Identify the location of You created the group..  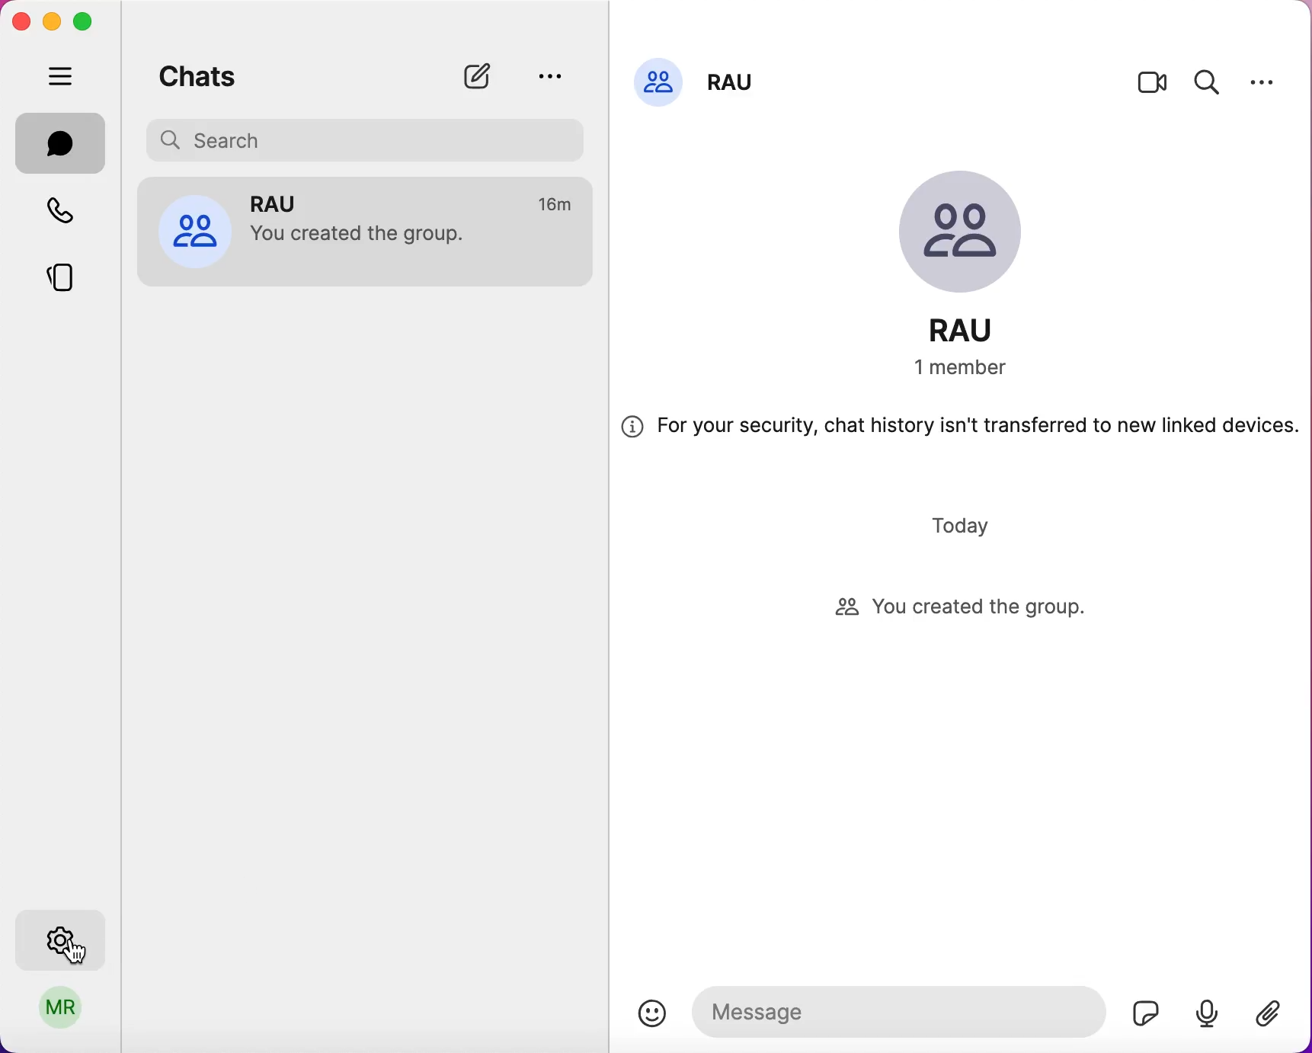
(367, 237).